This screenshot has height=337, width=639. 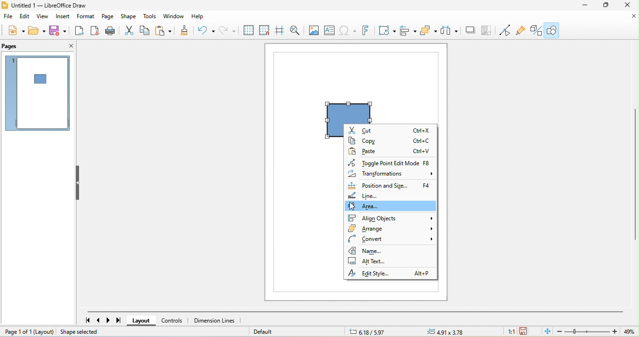 I want to click on new , so click(x=16, y=29).